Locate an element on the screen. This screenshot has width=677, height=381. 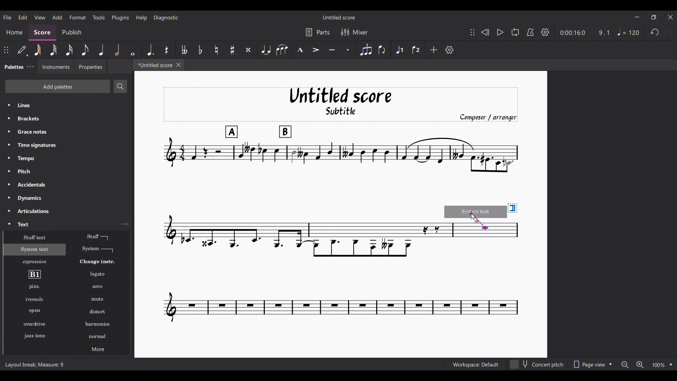
0:00:16:0 is located at coordinates (573, 33).